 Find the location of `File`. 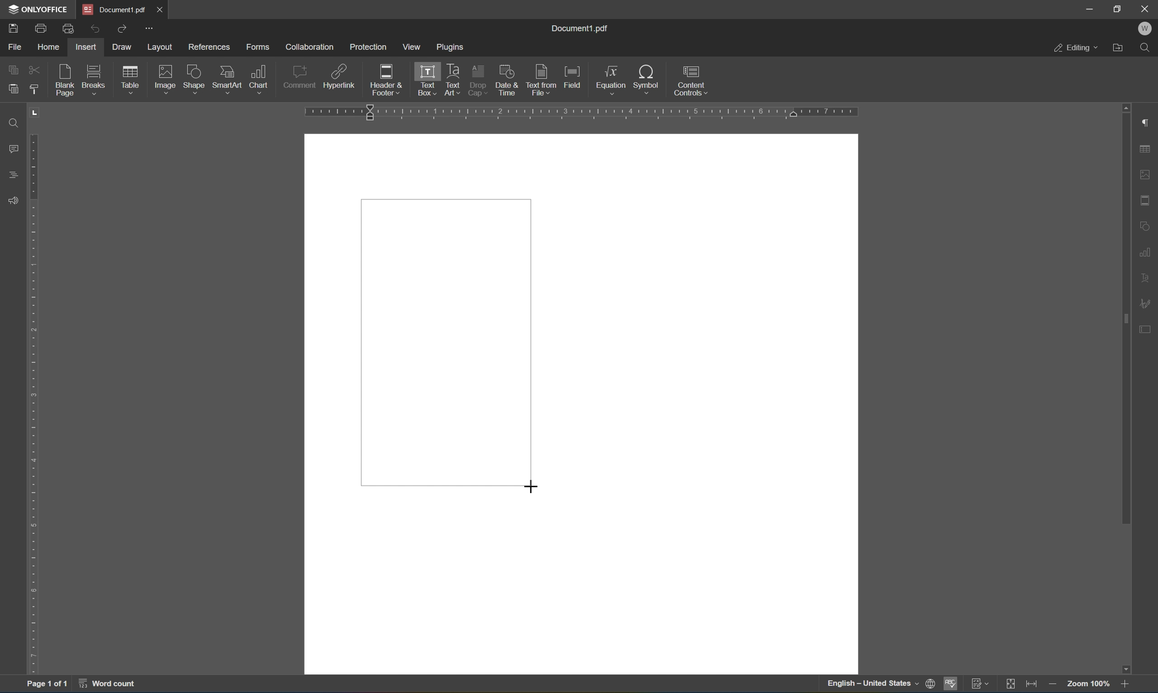

File is located at coordinates (15, 48).